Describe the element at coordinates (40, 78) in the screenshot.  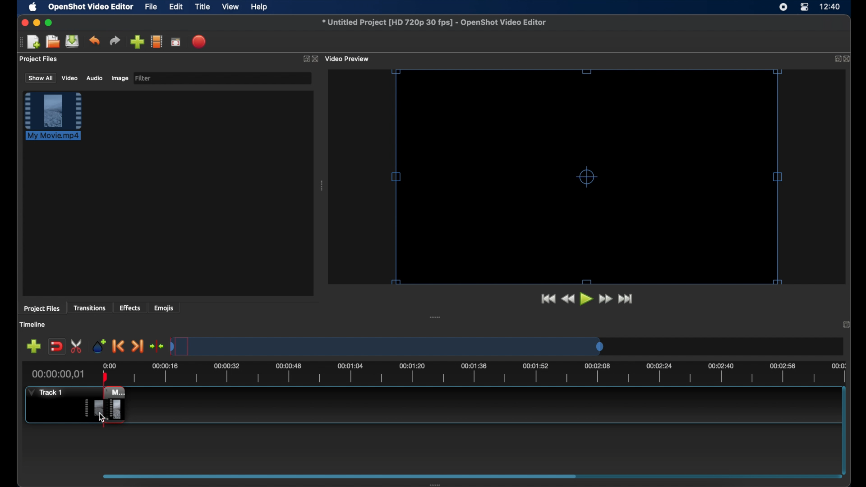
I see `show all` at that location.